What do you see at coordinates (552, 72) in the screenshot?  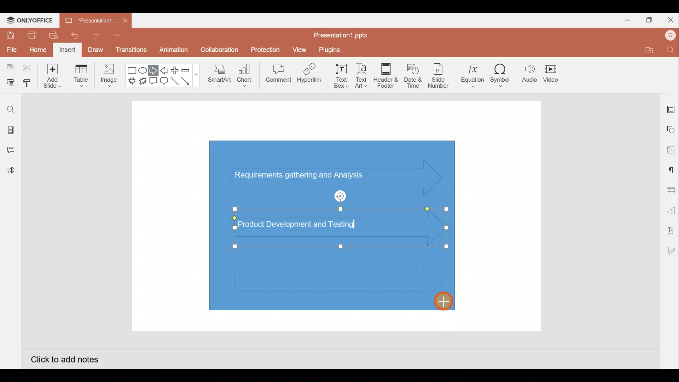 I see `Video` at bounding box center [552, 72].